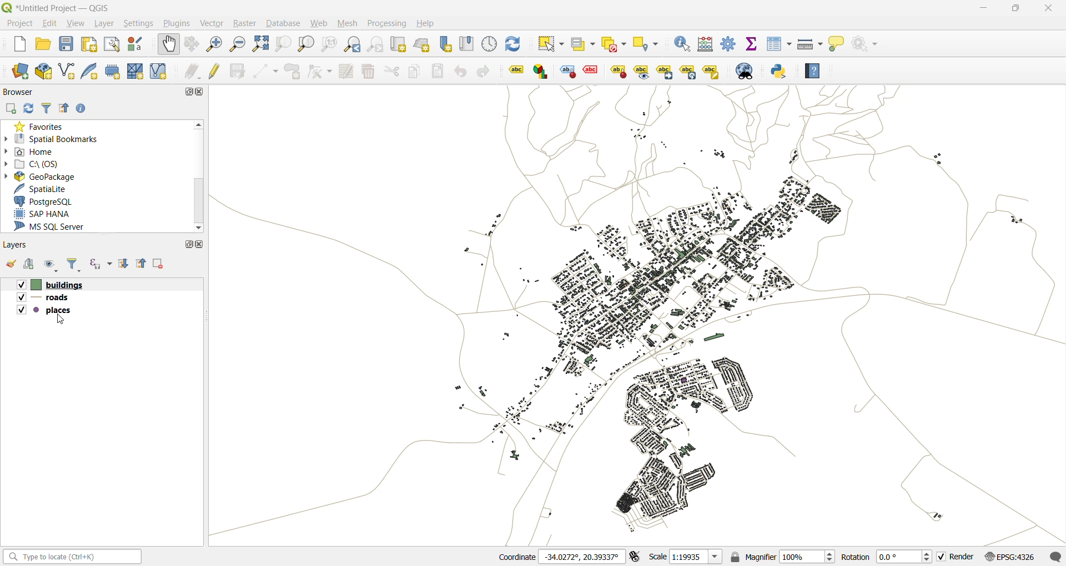 The height and width of the screenshot is (566, 1066). I want to click on new, so click(21, 45).